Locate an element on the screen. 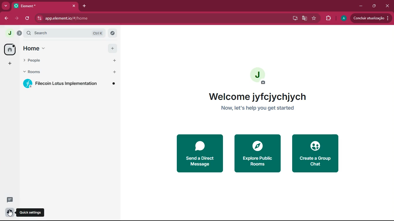  add is located at coordinates (115, 71).